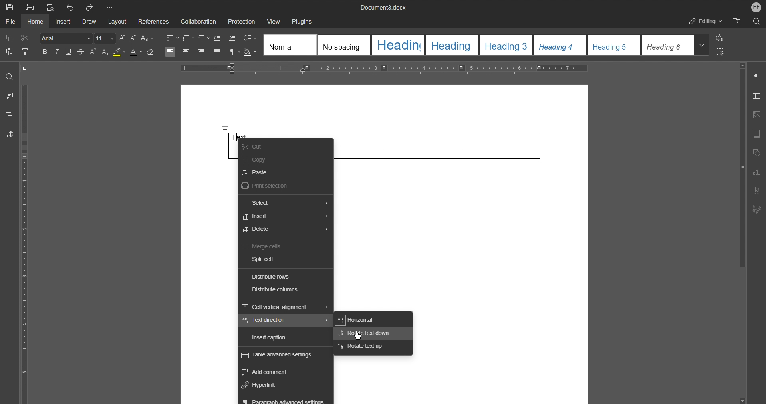 The width and height of the screenshot is (766, 404). What do you see at coordinates (256, 229) in the screenshot?
I see `Delete` at bounding box center [256, 229].